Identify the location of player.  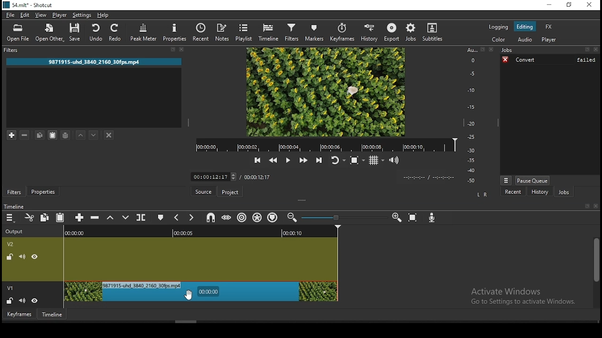
(549, 39).